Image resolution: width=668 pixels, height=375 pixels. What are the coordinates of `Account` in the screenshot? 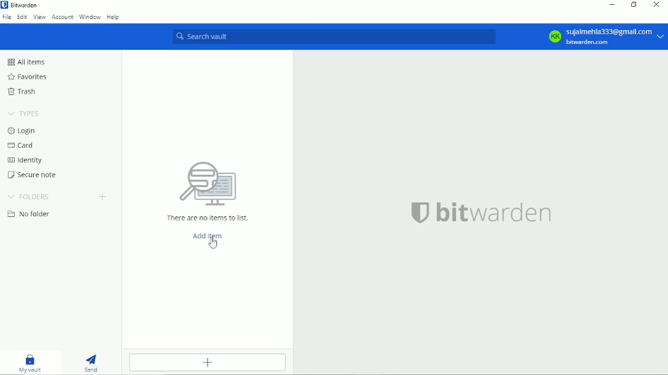 It's located at (63, 17).